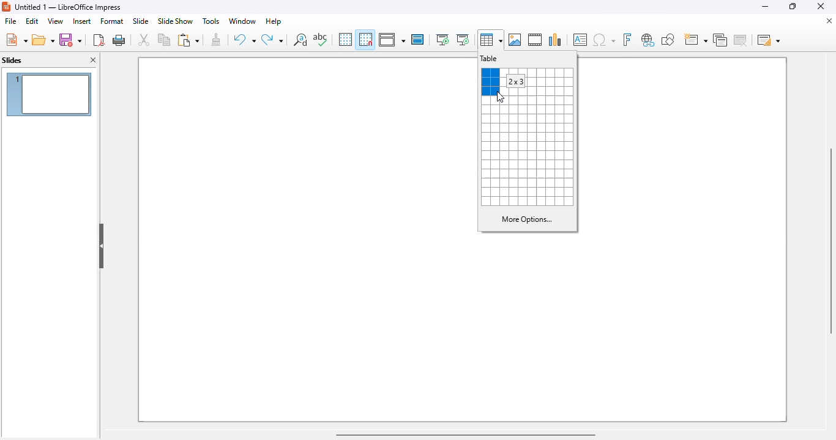 This screenshot has height=440, width=836. What do you see at coordinates (465, 435) in the screenshot?
I see `horizontal scroll bar` at bounding box center [465, 435].